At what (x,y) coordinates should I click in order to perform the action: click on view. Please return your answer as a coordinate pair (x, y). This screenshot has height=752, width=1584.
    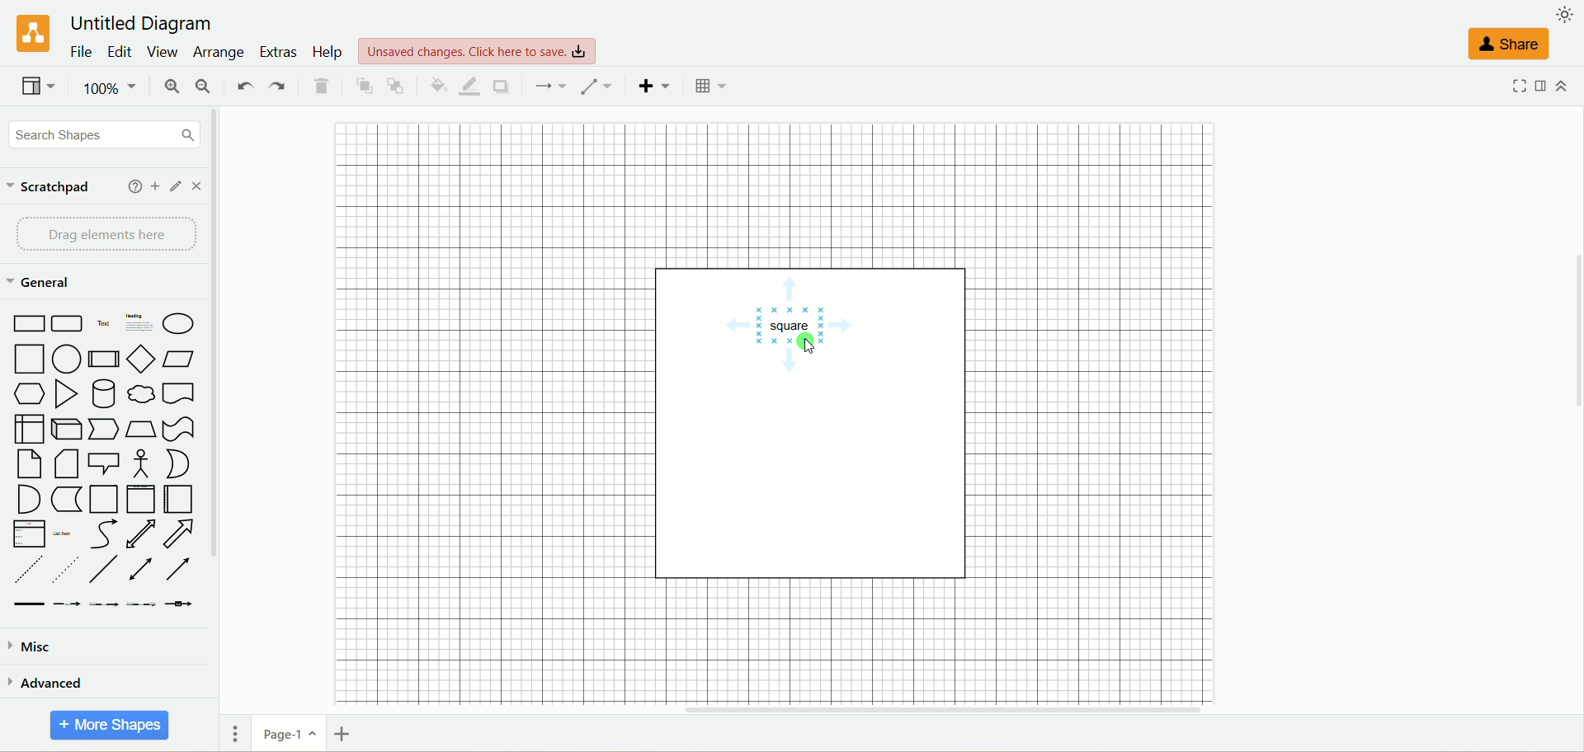
    Looking at the image, I should click on (39, 88).